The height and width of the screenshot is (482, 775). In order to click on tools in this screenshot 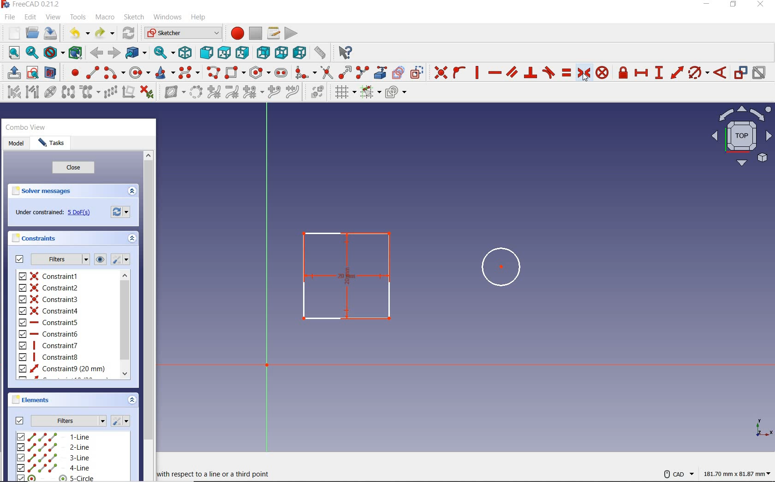, I will do `click(78, 17)`.